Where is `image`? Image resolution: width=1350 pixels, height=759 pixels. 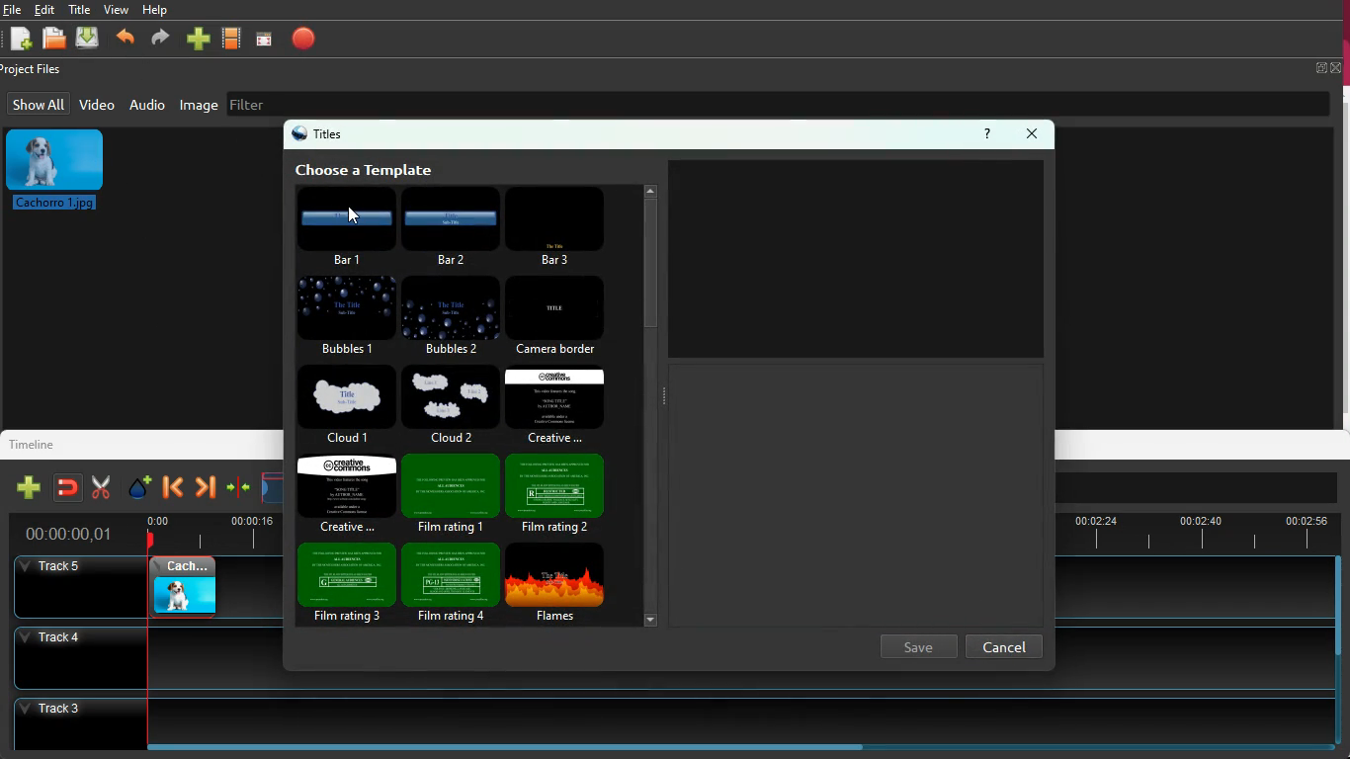
image is located at coordinates (861, 258).